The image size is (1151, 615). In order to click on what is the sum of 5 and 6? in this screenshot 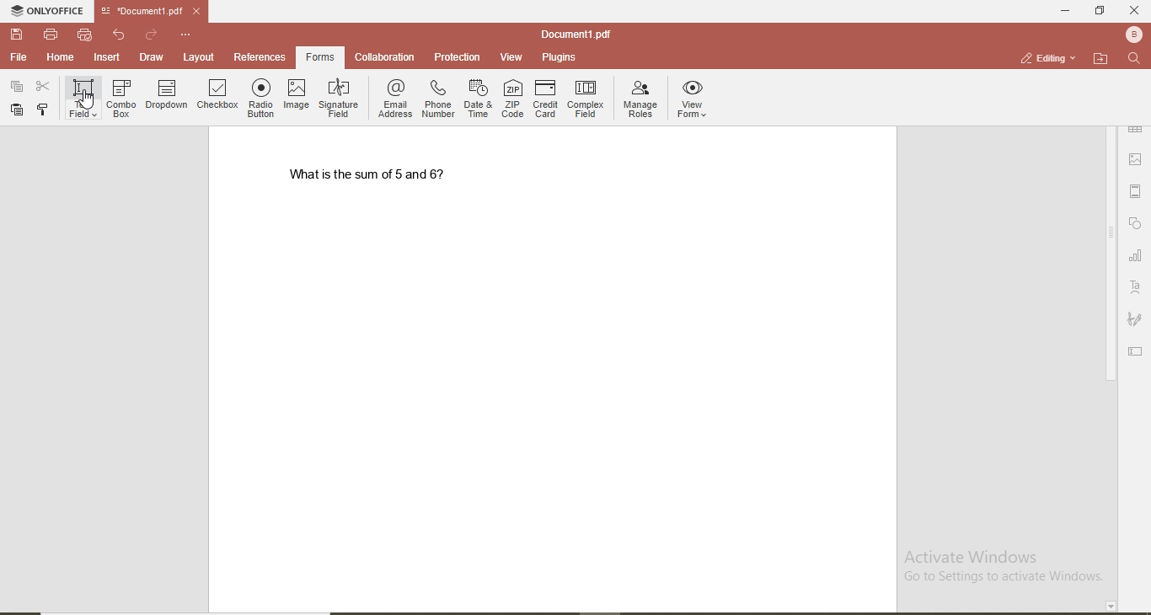, I will do `click(369, 176)`.